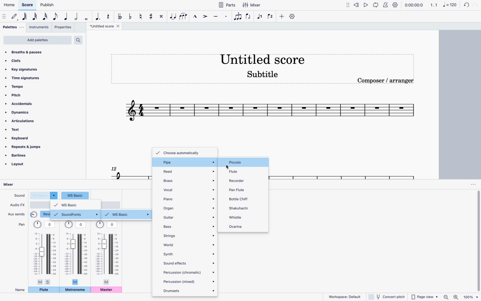 The height and width of the screenshot is (301, 481). I want to click on tempo, so click(27, 86).